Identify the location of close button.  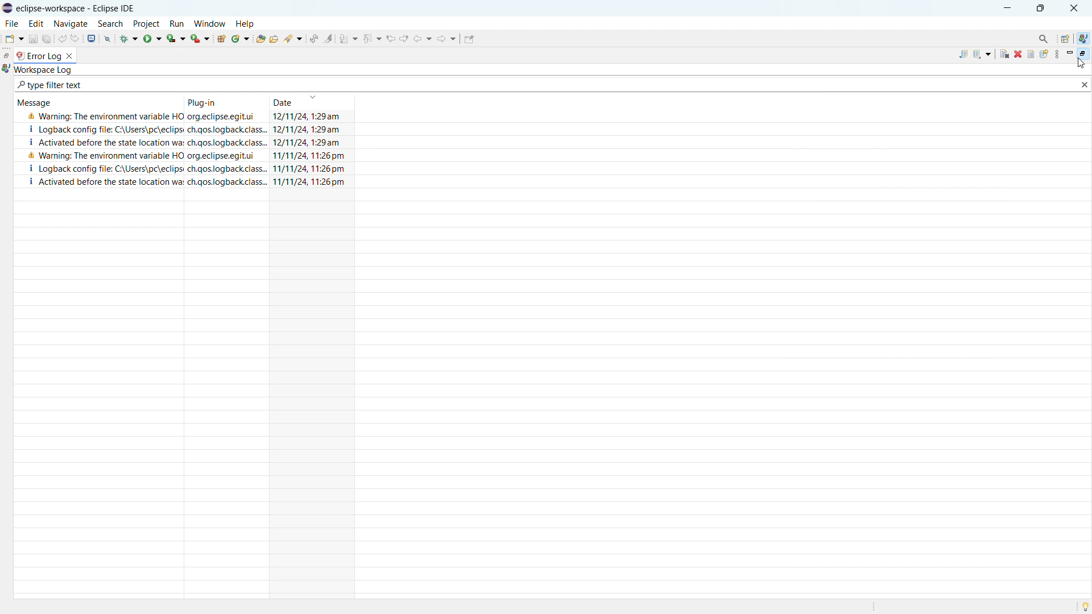
(1077, 8).